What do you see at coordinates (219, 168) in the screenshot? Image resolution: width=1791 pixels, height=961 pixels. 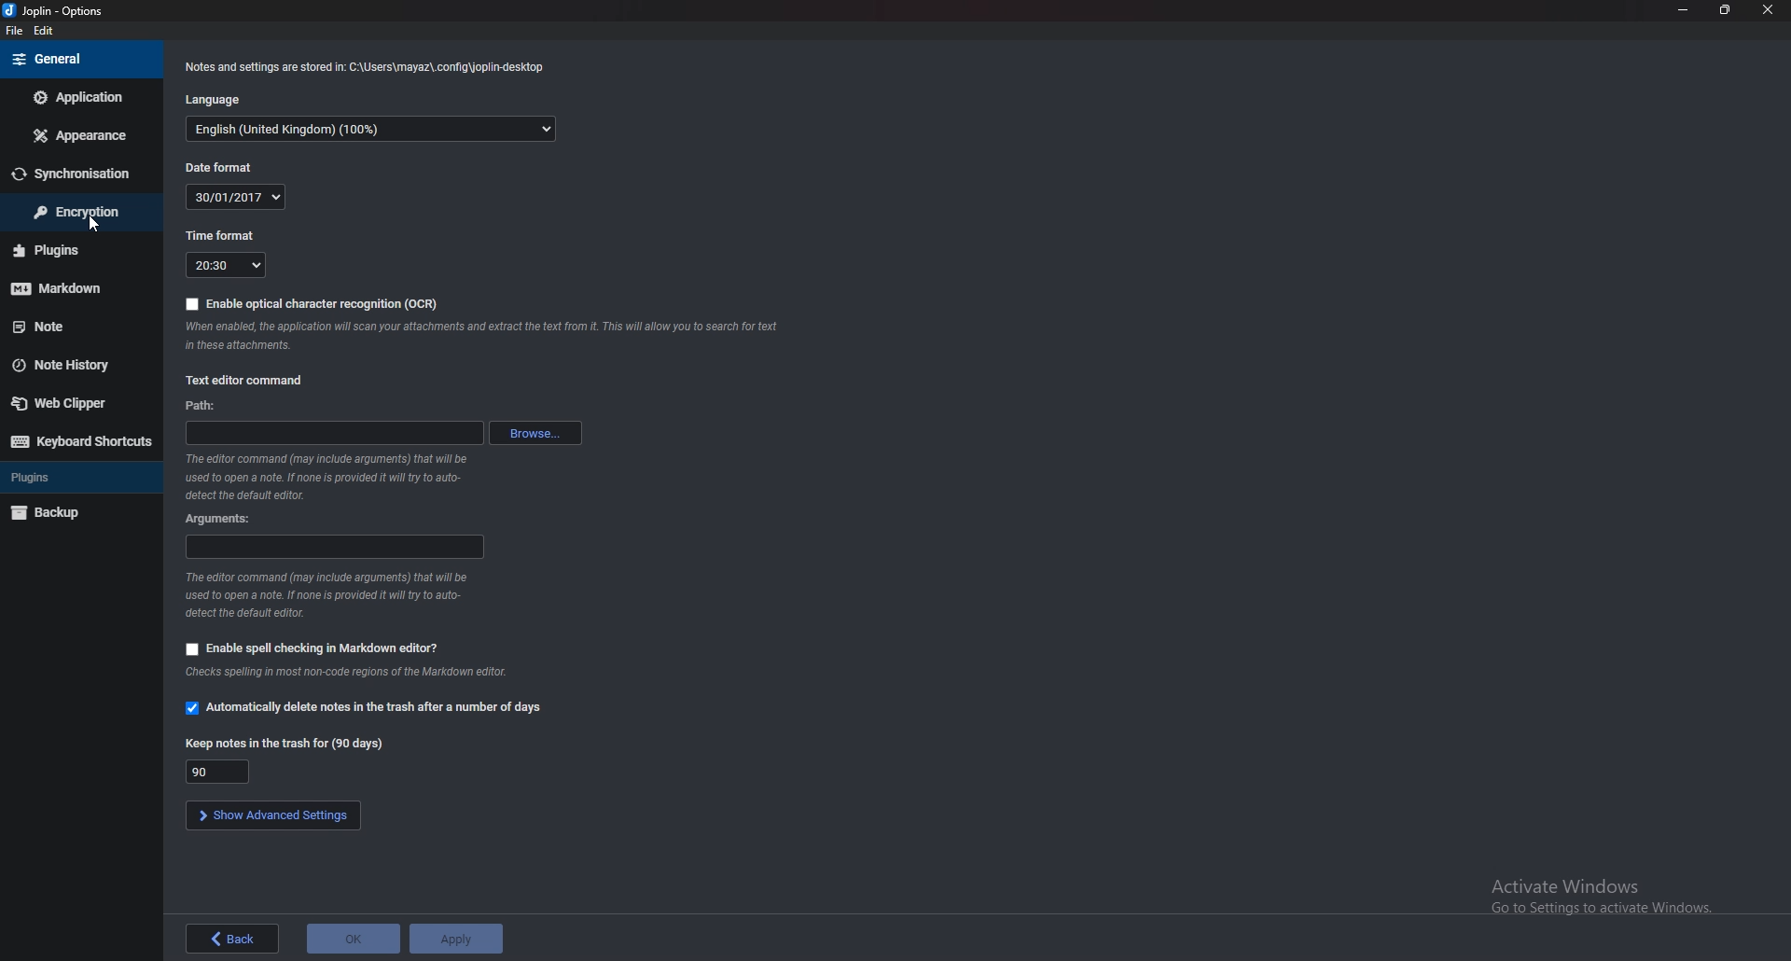 I see `date format` at bounding box center [219, 168].